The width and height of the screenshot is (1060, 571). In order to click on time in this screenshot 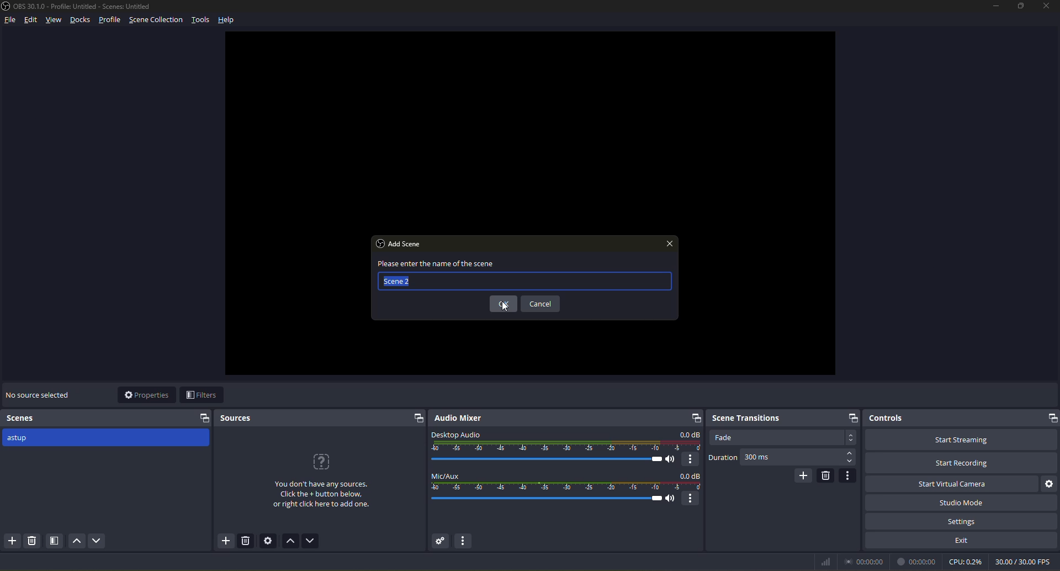, I will do `click(916, 562)`.